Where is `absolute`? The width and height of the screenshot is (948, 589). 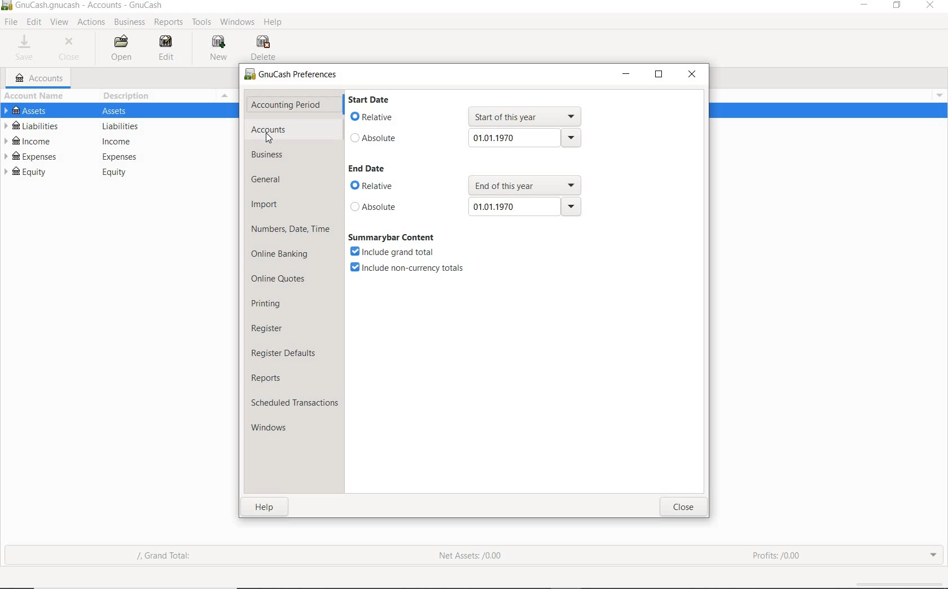 absolute is located at coordinates (377, 138).